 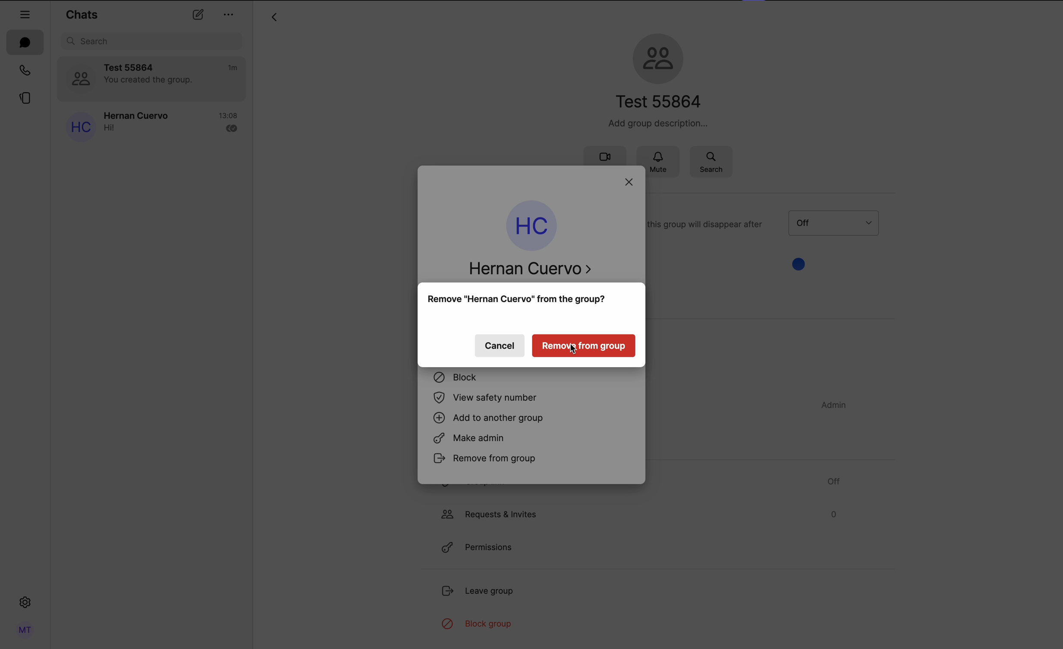 I want to click on leave group, so click(x=480, y=593).